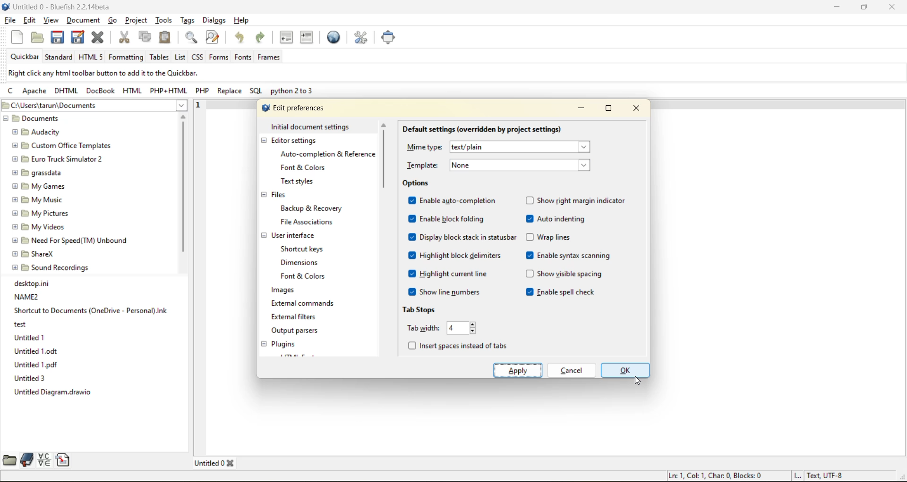 This screenshot has height=482, width=907. I want to click on @ [E9 Sound Recordings, so click(52, 267).